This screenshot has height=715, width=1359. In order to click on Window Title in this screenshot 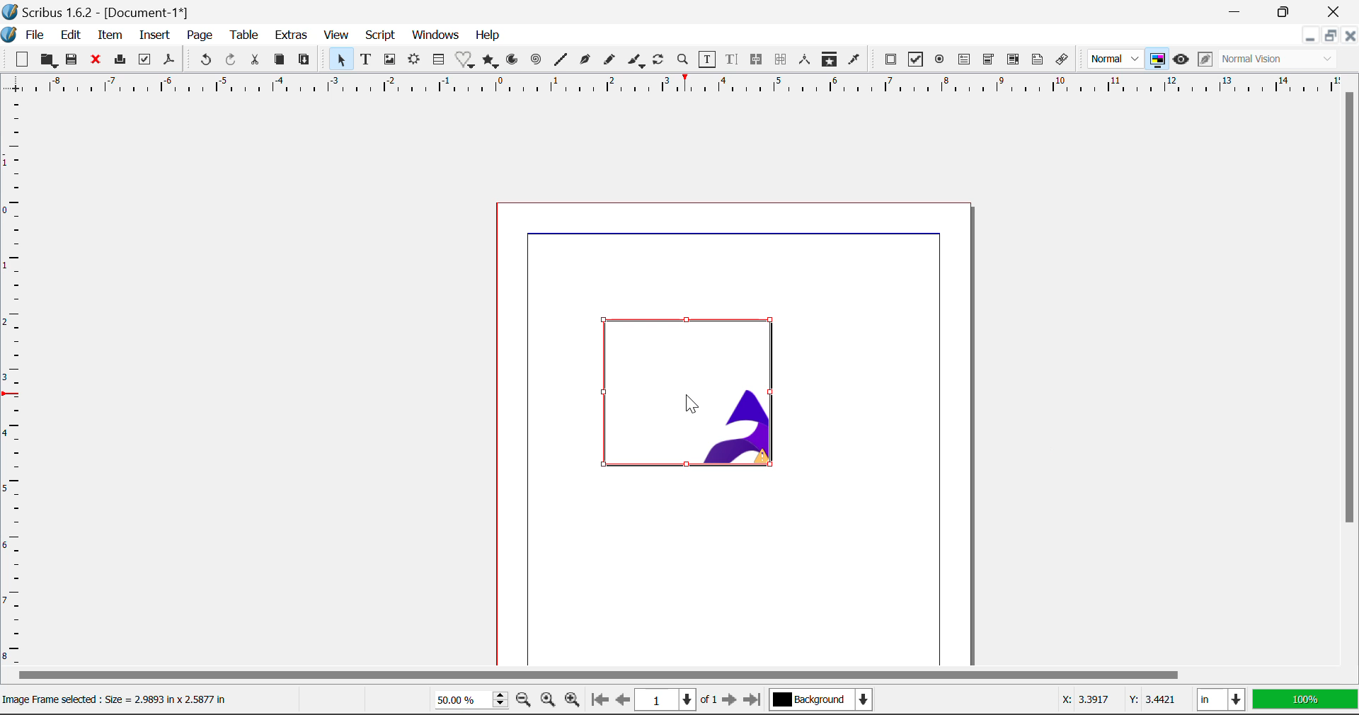, I will do `click(98, 12)`.